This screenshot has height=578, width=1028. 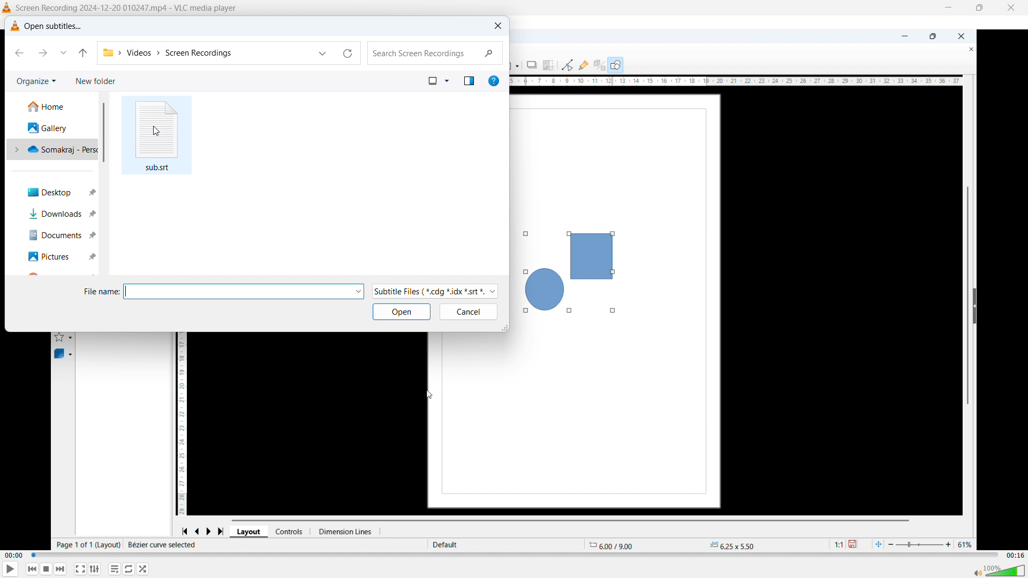 I want to click on Help , so click(x=494, y=80).